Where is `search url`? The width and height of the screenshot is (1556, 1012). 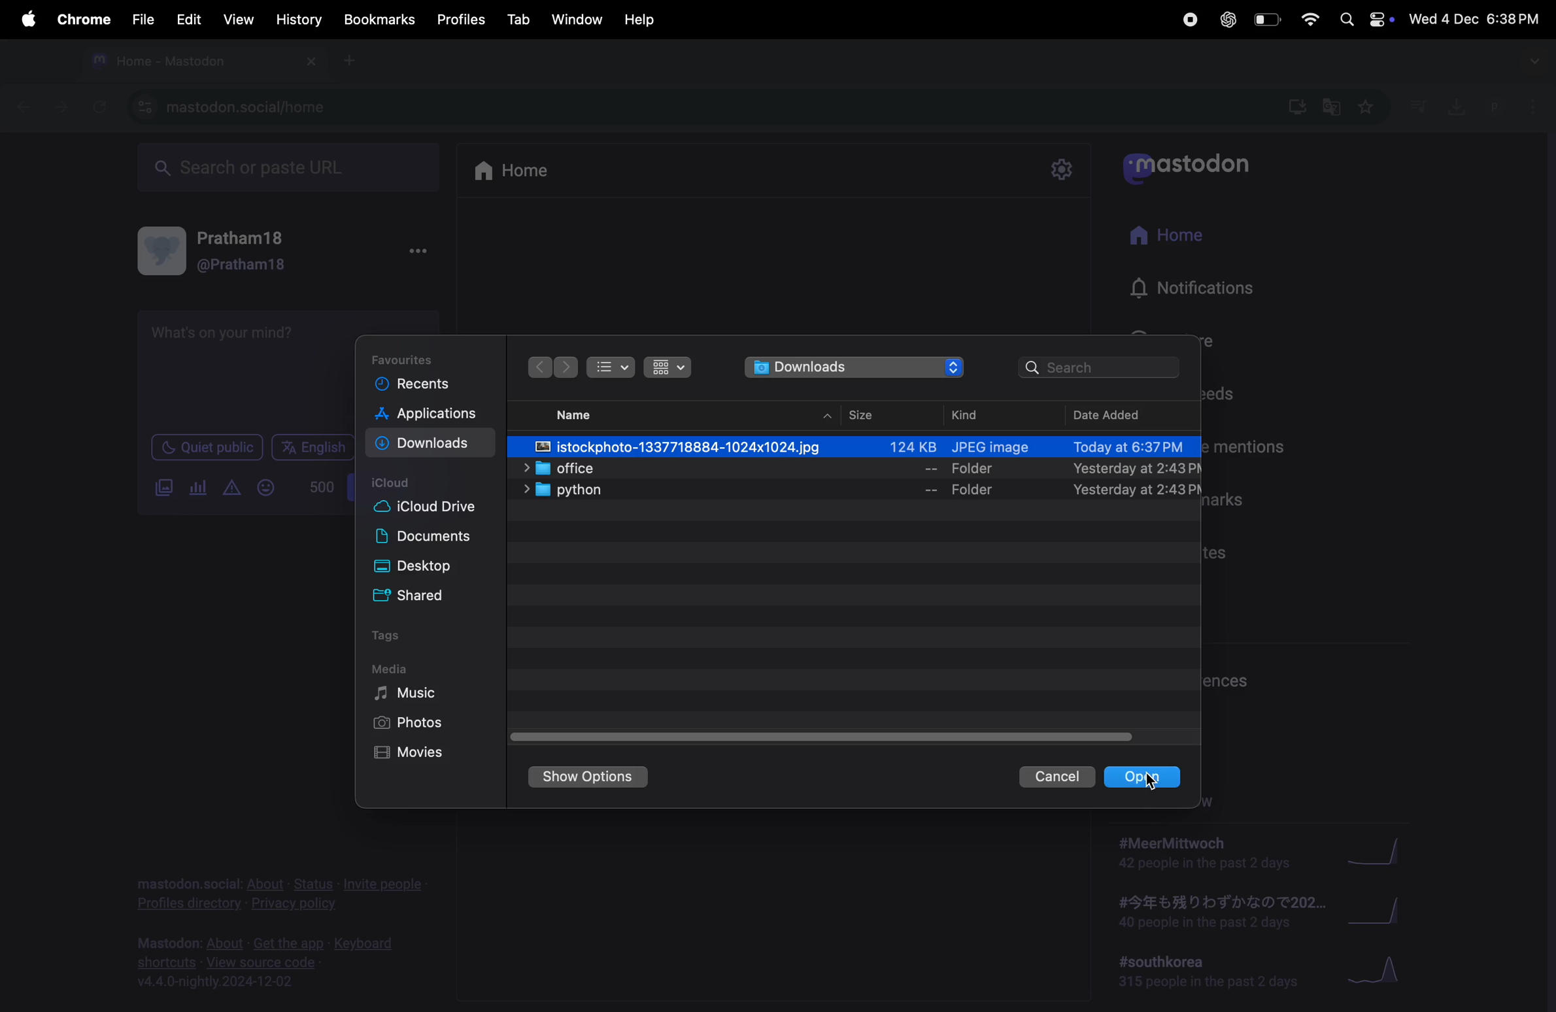
search url is located at coordinates (284, 168).